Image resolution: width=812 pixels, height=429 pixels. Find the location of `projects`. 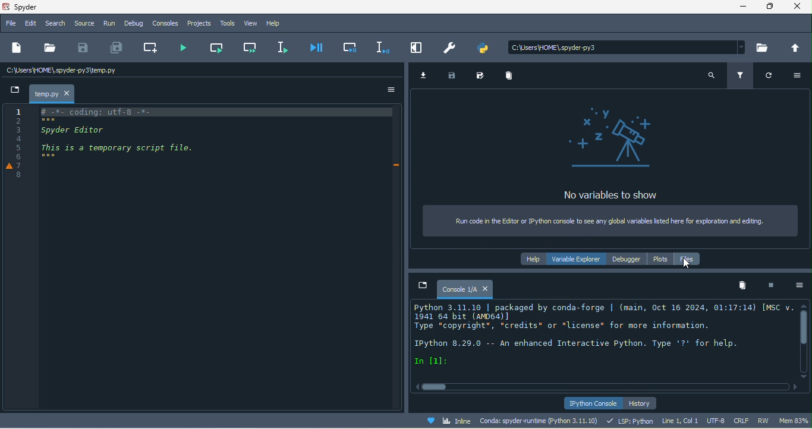

projects is located at coordinates (198, 24).